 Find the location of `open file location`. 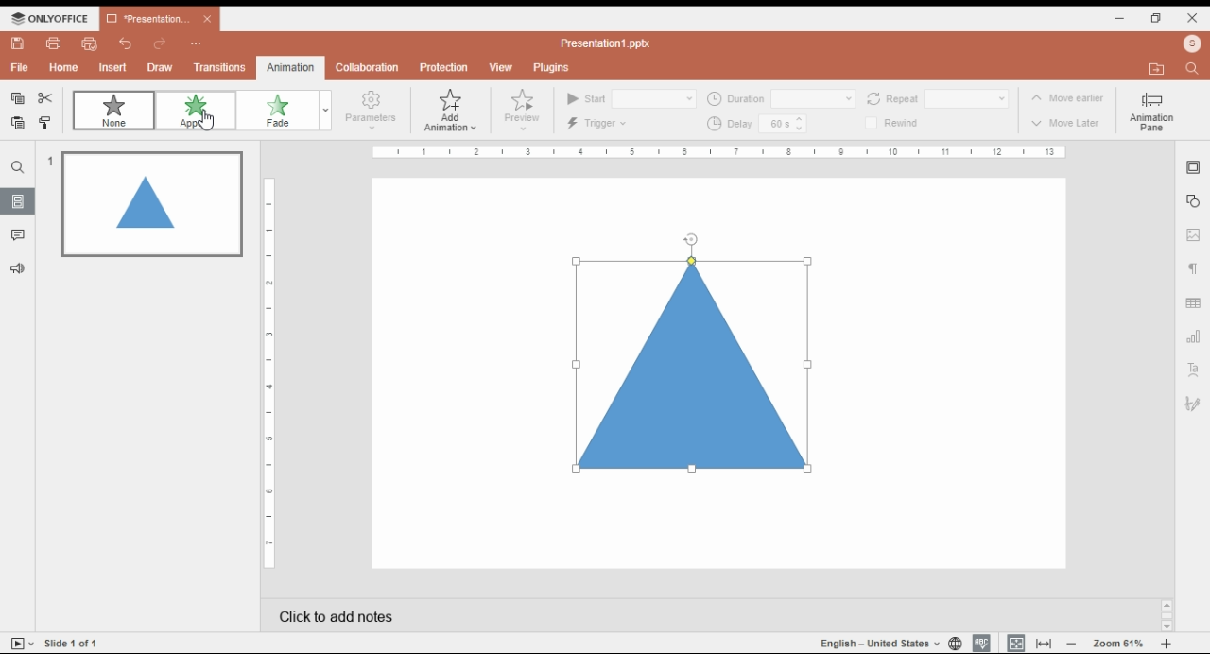

open file location is located at coordinates (1156, 70).